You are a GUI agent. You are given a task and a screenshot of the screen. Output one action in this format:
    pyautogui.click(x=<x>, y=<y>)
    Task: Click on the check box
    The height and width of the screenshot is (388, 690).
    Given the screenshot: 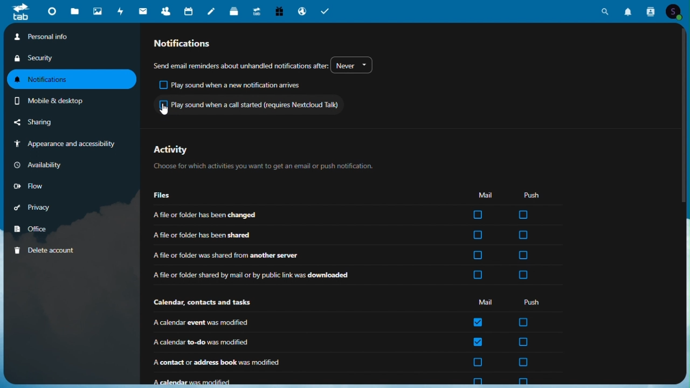 What is the action you would take?
    pyautogui.click(x=477, y=275)
    